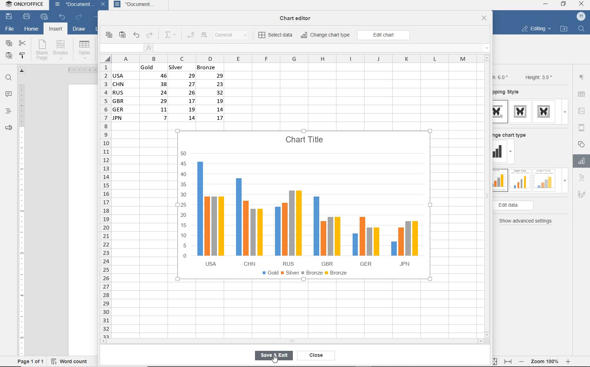  Describe the element at coordinates (487, 58) in the screenshot. I see `scroll up` at that location.